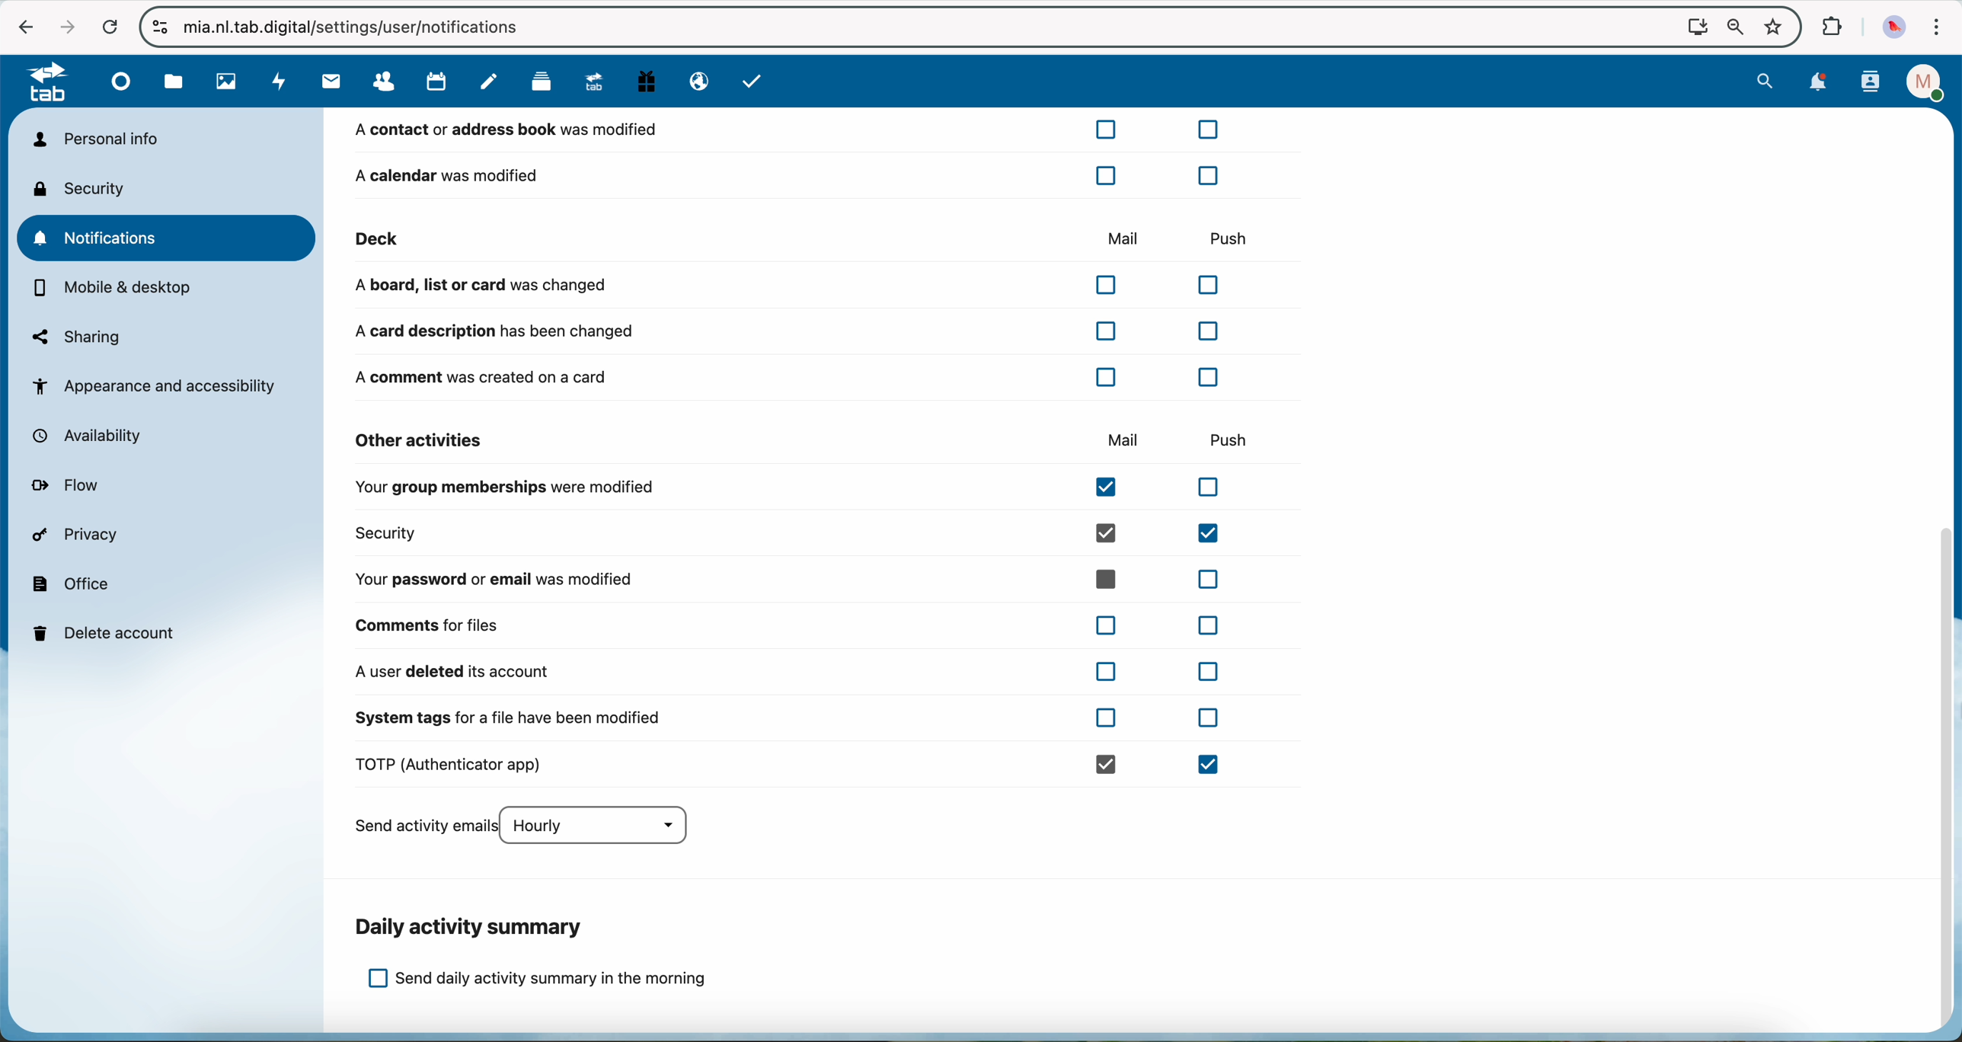 This screenshot has height=1042, width=1962. What do you see at coordinates (40, 84) in the screenshot?
I see `tab logo` at bounding box center [40, 84].